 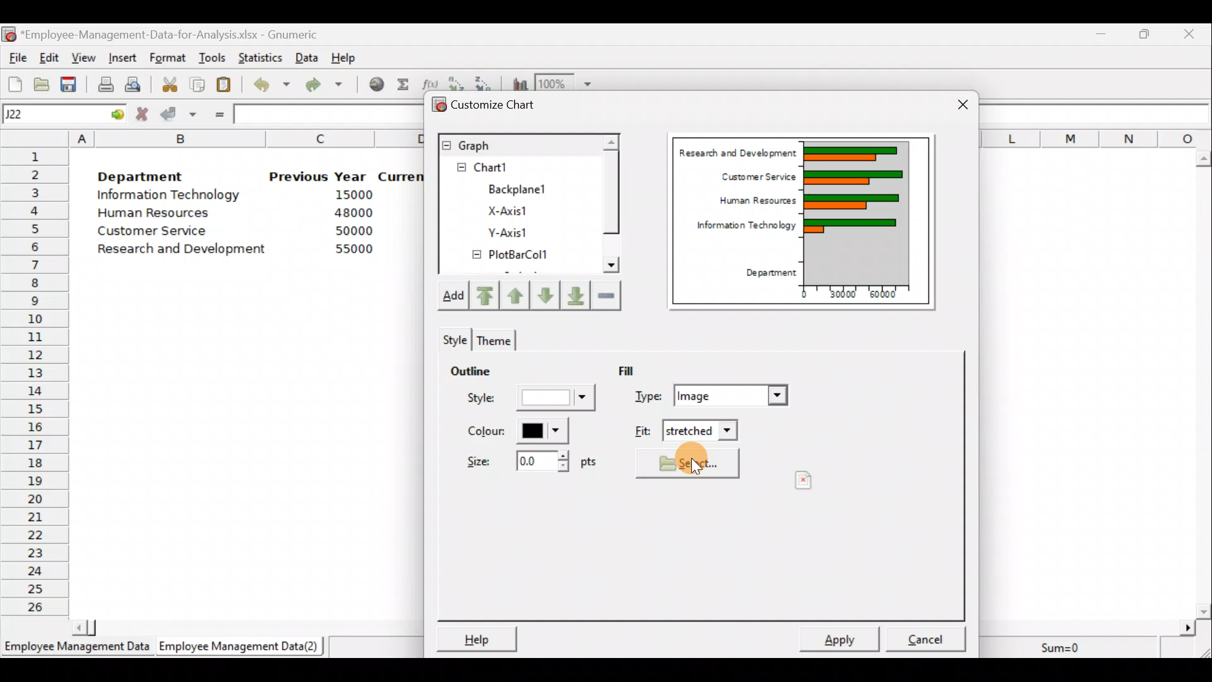 What do you see at coordinates (10, 34) in the screenshot?
I see `Gnumeric logo` at bounding box center [10, 34].